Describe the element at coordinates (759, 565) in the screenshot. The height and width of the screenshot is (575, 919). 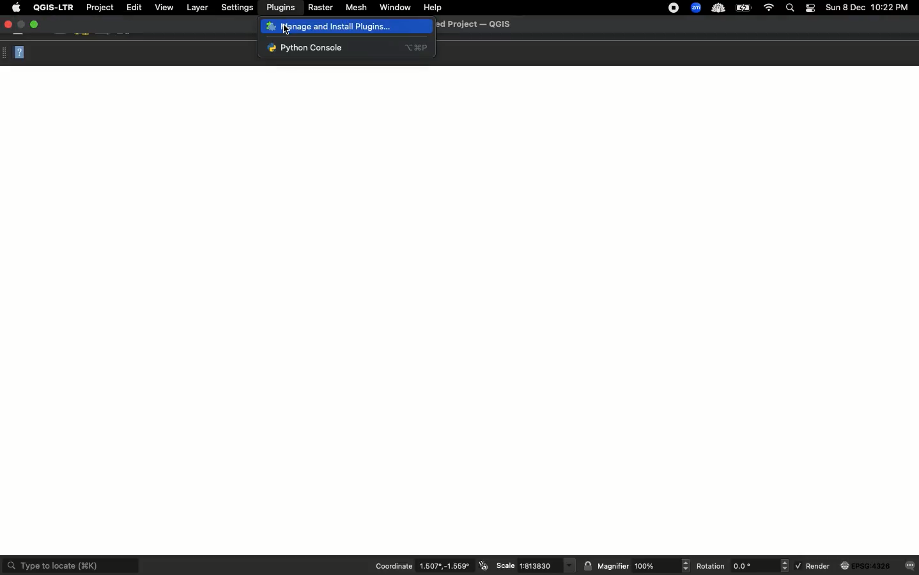
I see `Rotation` at that location.